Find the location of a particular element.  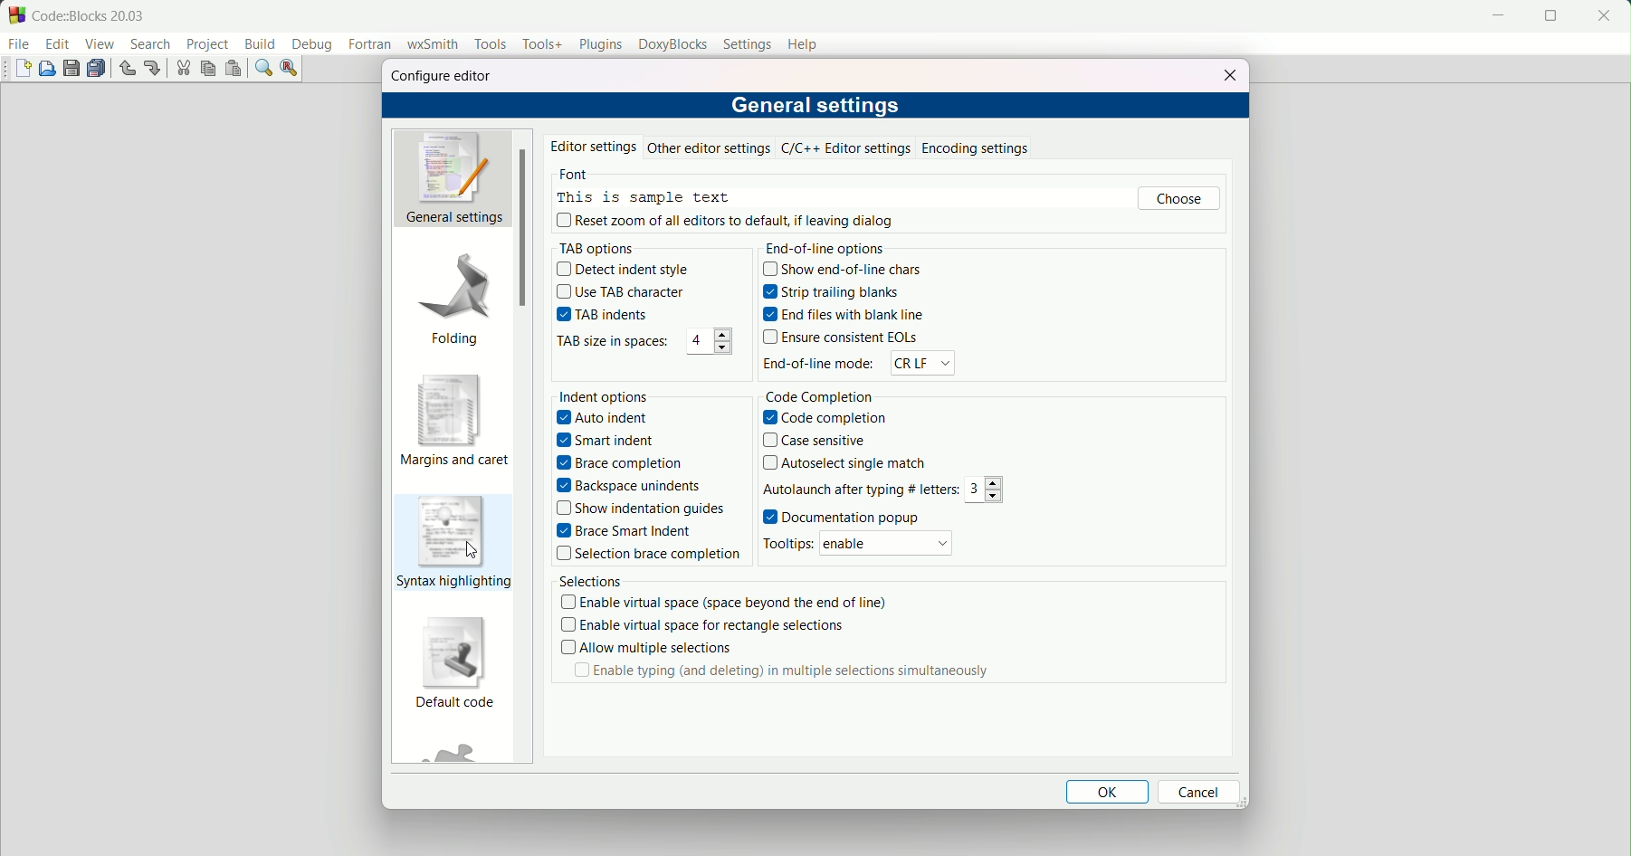

tooltips is located at coordinates (787, 543).